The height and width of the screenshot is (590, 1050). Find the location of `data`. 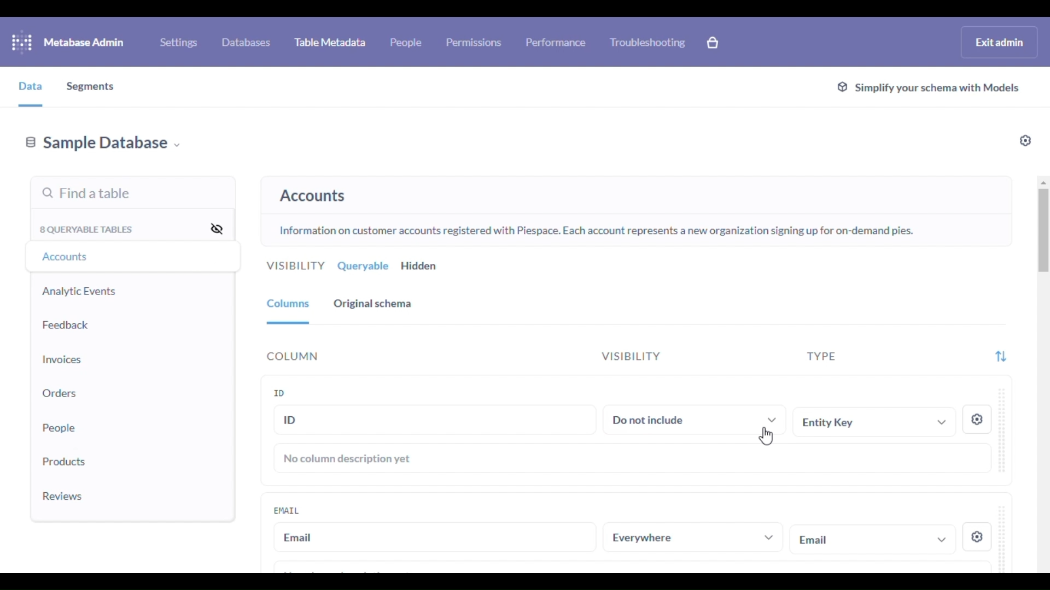

data is located at coordinates (30, 86).